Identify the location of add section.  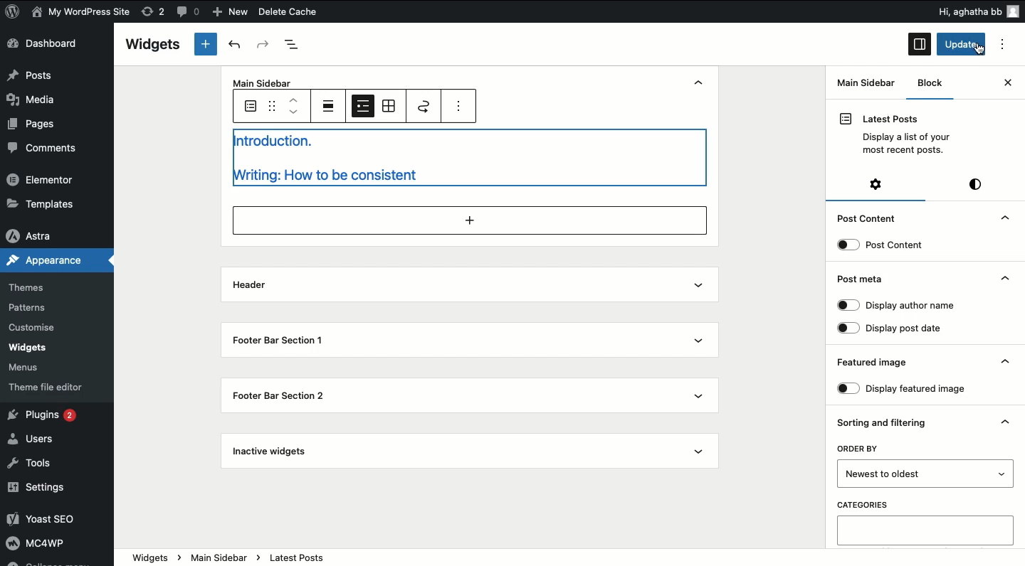
(420, 220).